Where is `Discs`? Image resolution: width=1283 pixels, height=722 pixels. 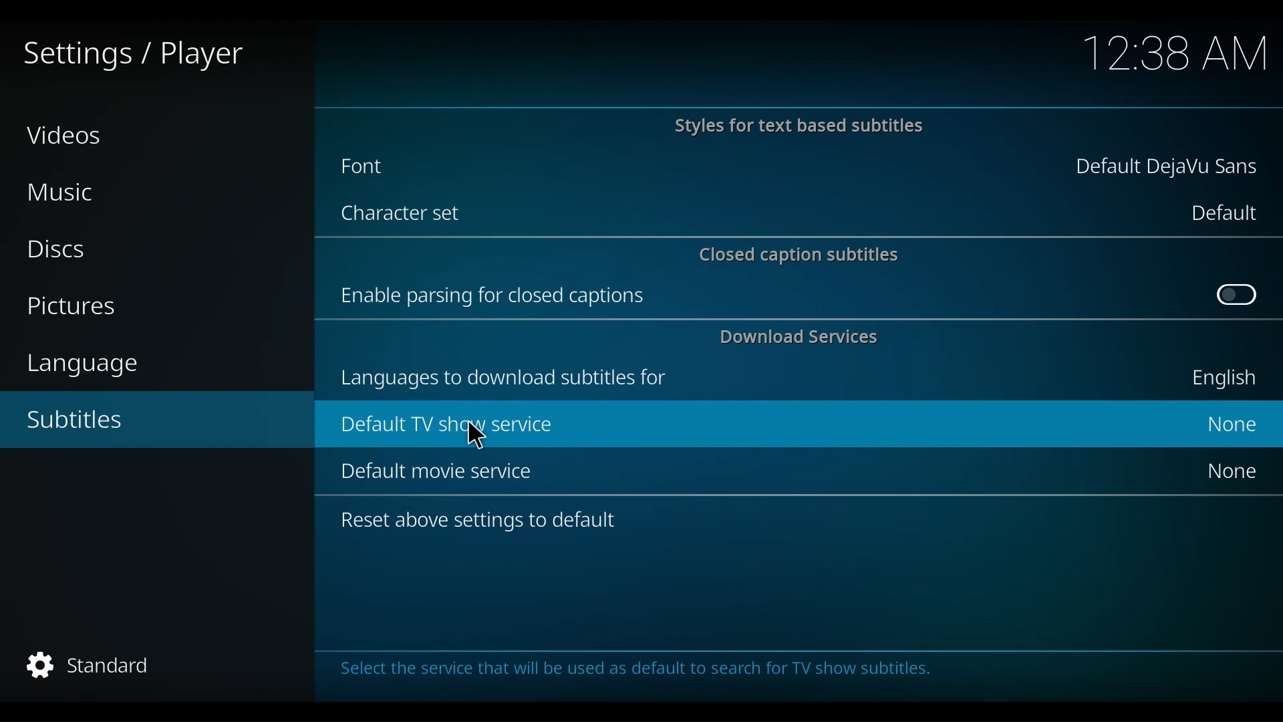 Discs is located at coordinates (63, 249).